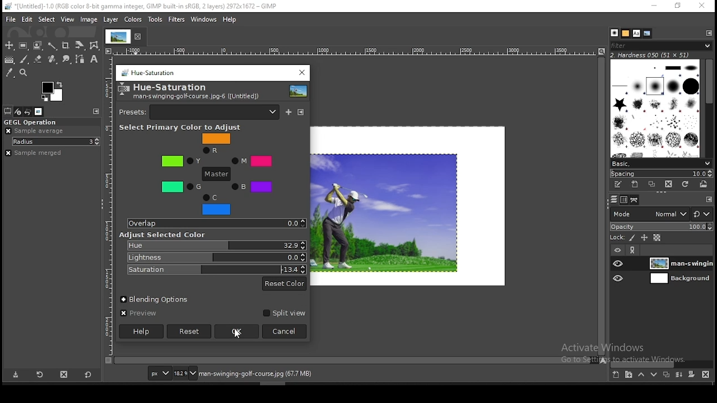 The height and width of the screenshot is (403, 717). I want to click on layer visibility, so click(617, 251).